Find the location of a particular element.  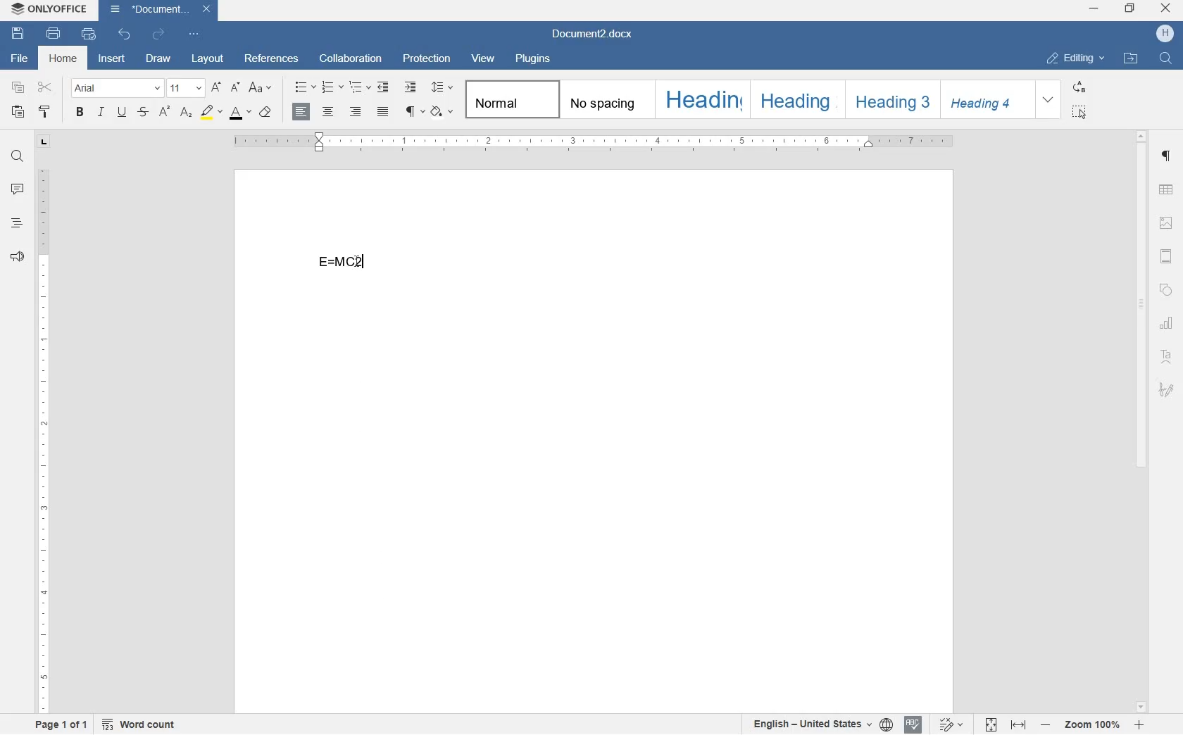

align center is located at coordinates (327, 111).